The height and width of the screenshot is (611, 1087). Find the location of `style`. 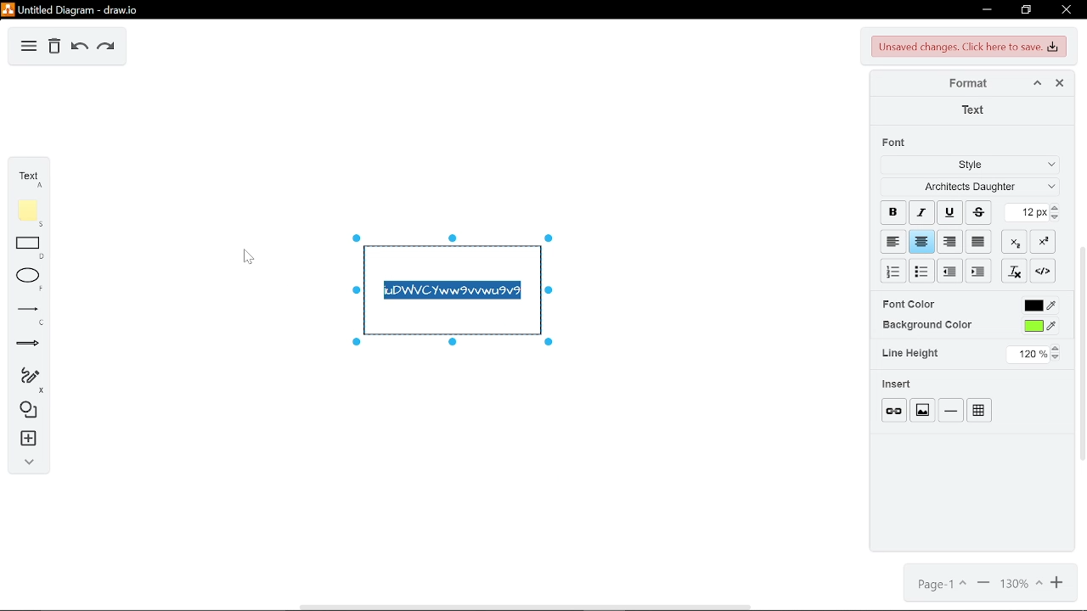

style is located at coordinates (968, 167).